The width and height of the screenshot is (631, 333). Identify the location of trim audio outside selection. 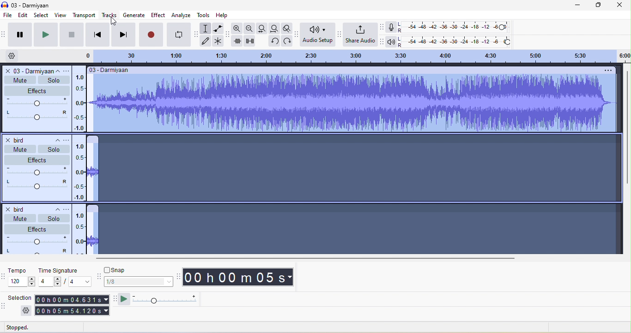
(238, 41).